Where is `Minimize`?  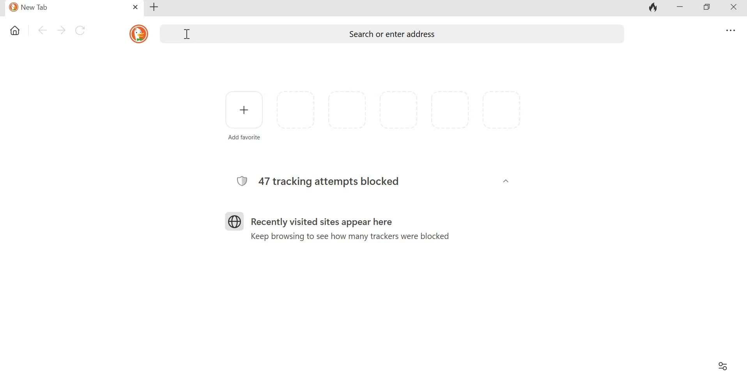
Minimize is located at coordinates (680, 8).